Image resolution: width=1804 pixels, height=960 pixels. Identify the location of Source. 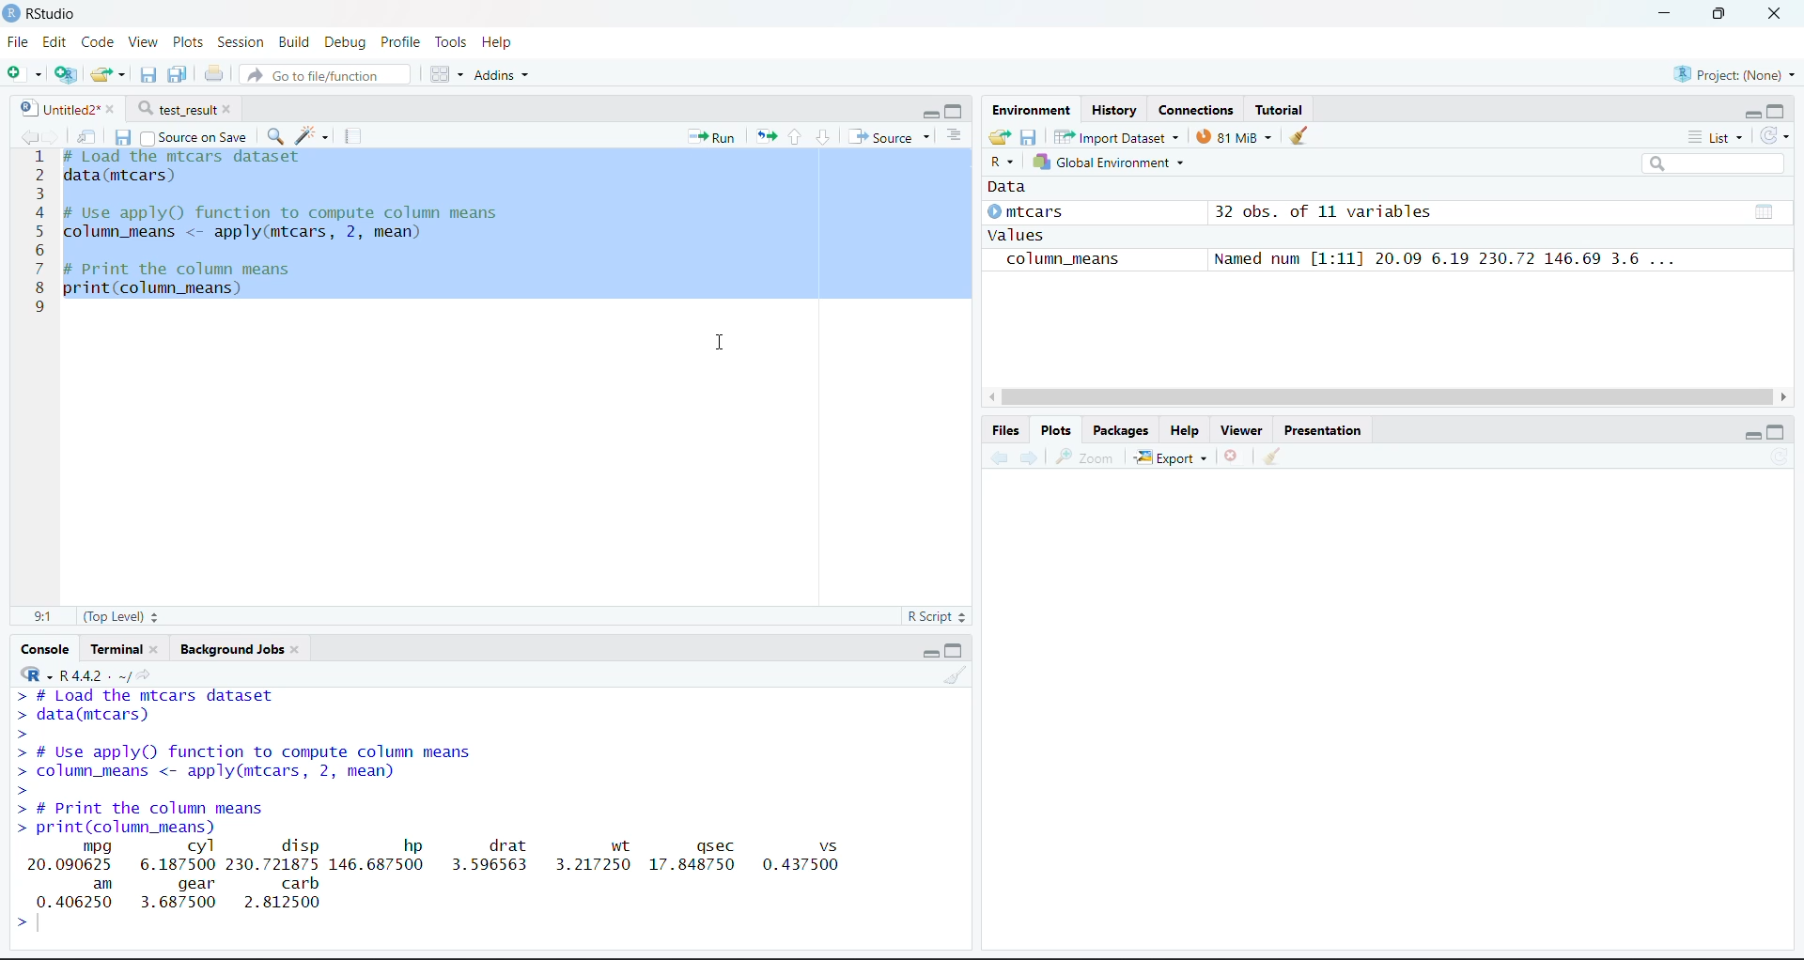
(888, 136).